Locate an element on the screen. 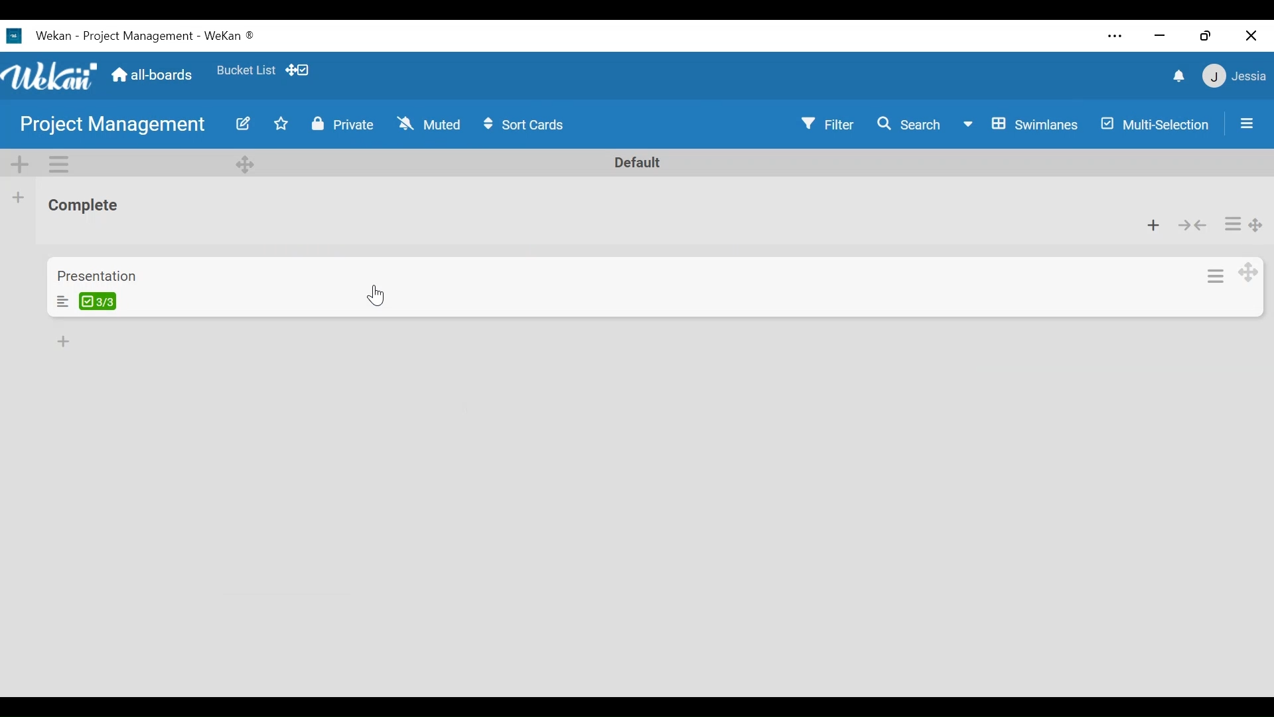 Image resolution: width=1274 pixels, height=717 pixels. Checklist is located at coordinates (98, 301).